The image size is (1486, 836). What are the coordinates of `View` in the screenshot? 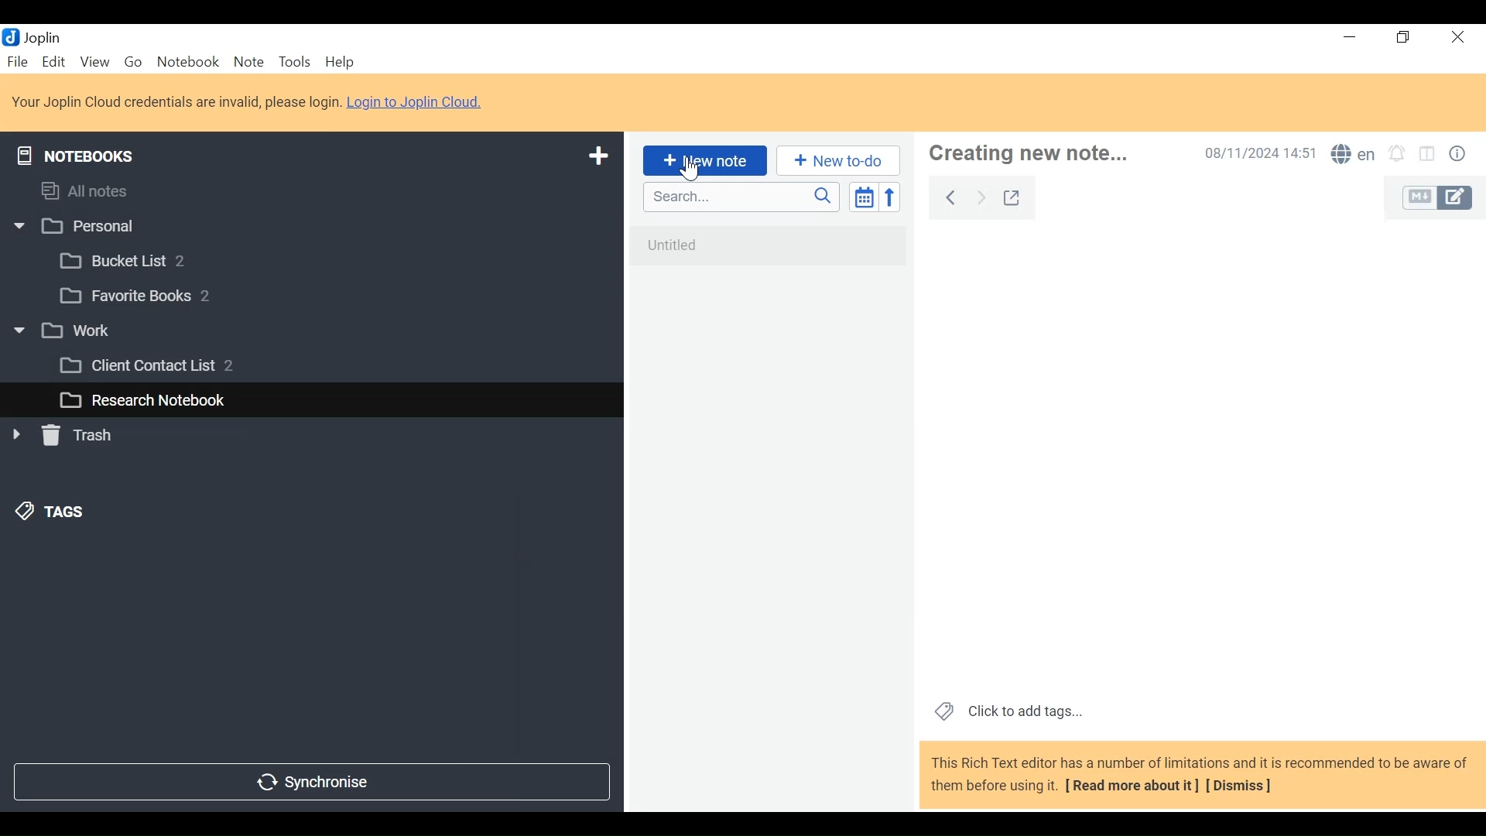 It's located at (94, 61).